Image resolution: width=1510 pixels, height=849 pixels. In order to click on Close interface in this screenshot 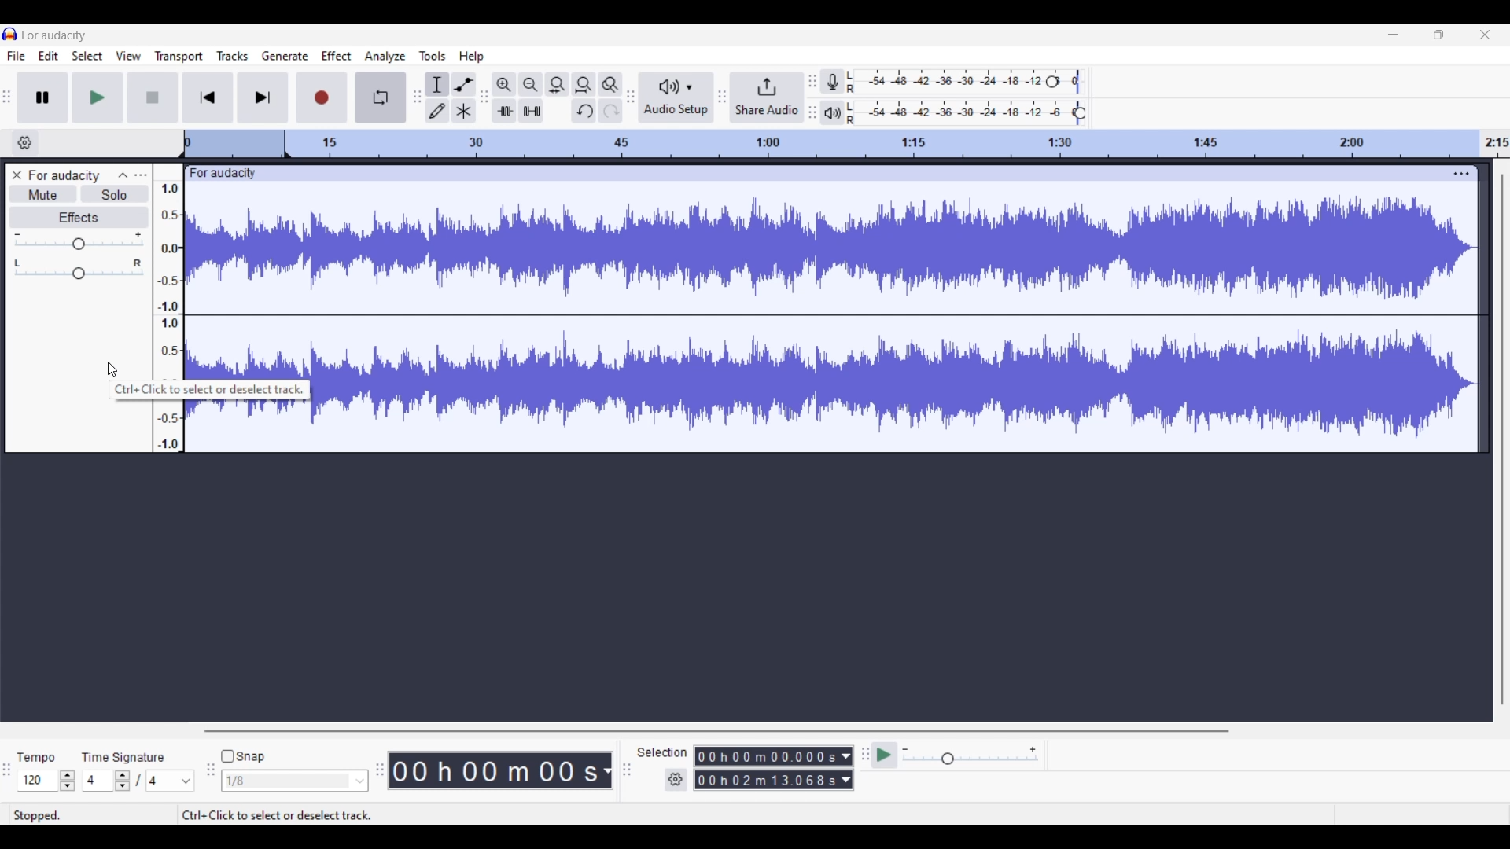, I will do `click(1485, 35)`.